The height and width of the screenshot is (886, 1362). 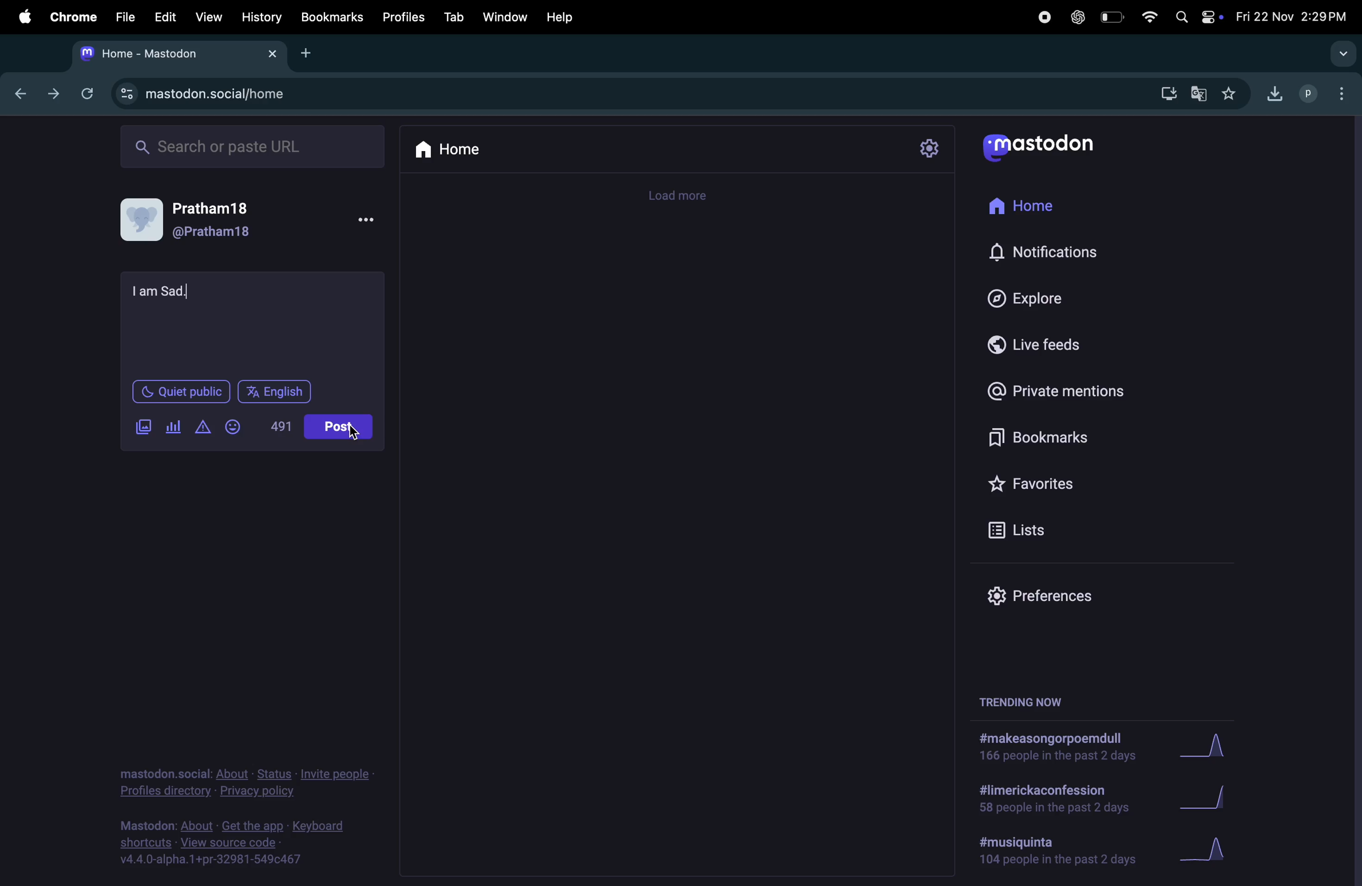 I want to click on wifi, so click(x=1147, y=17).